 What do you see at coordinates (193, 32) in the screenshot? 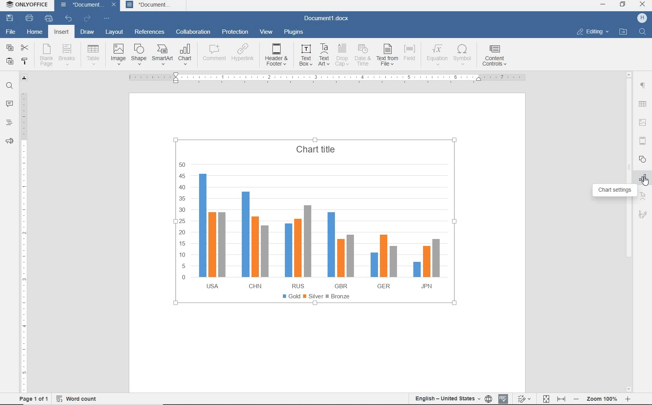
I see `collaboration` at bounding box center [193, 32].